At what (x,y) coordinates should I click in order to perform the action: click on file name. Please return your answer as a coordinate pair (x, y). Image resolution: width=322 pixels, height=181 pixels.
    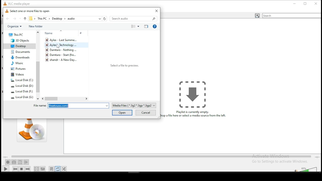
    Looking at the image, I should click on (71, 106).